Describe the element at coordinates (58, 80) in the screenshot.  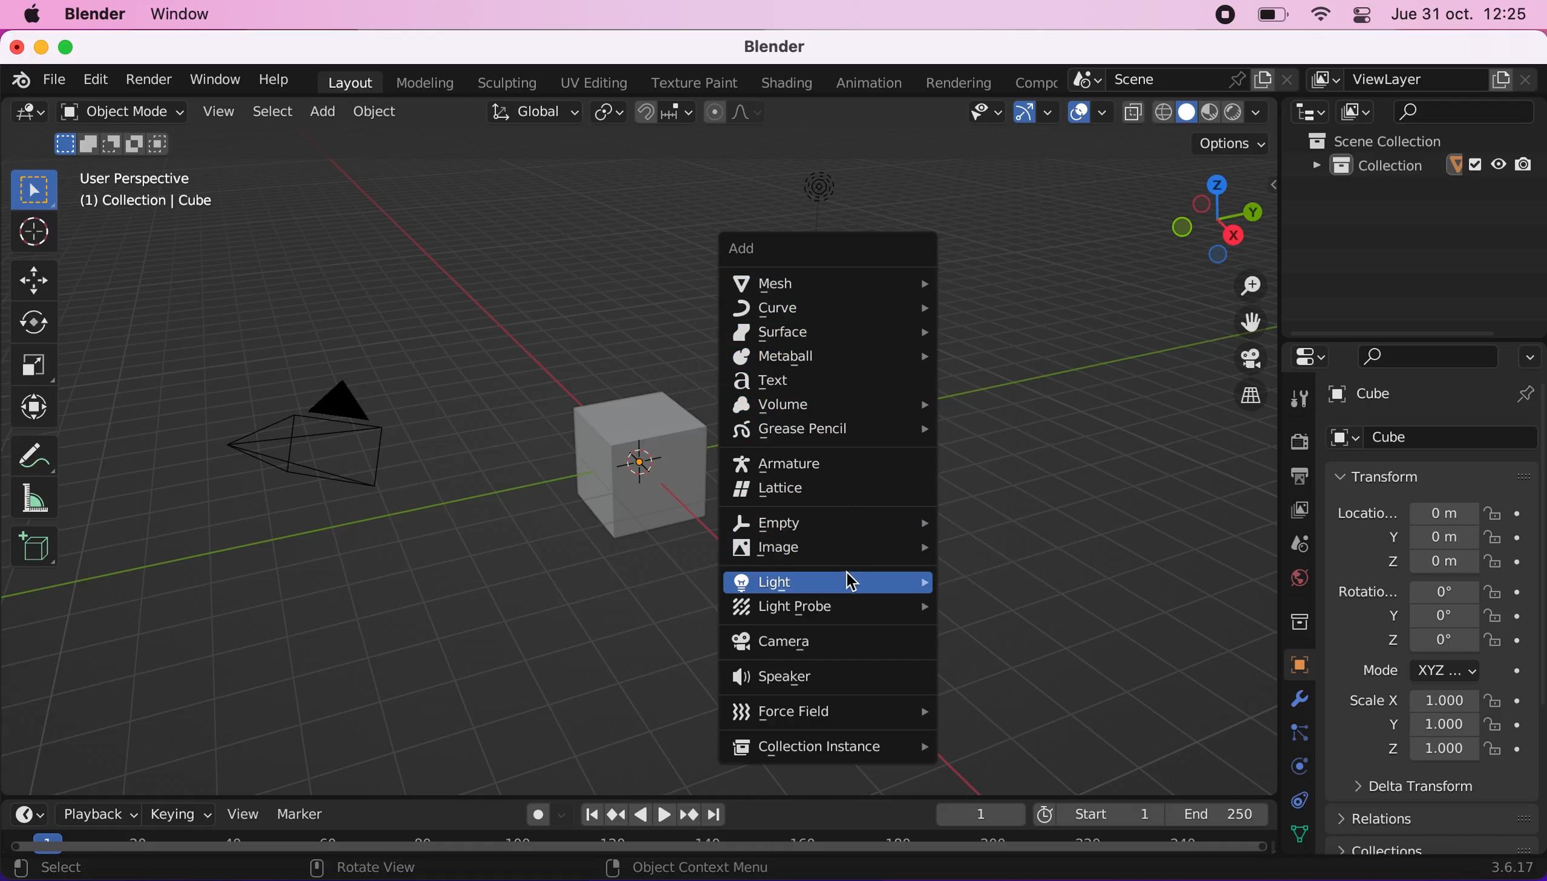
I see `file` at that location.